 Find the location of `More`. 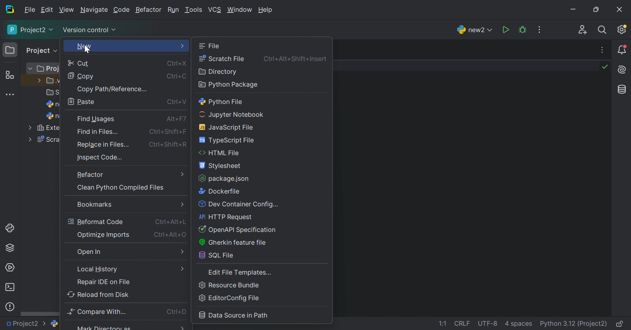

More is located at coordinates (183, 46).